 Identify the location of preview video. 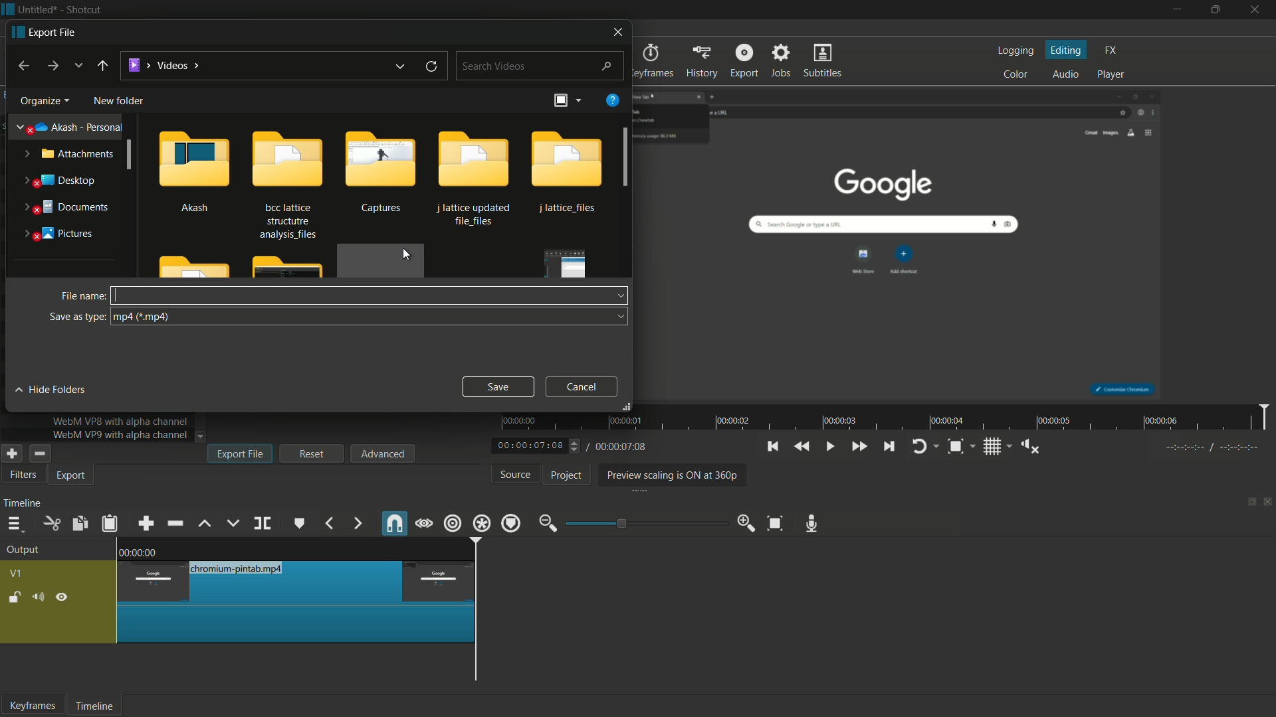
(904, 241).